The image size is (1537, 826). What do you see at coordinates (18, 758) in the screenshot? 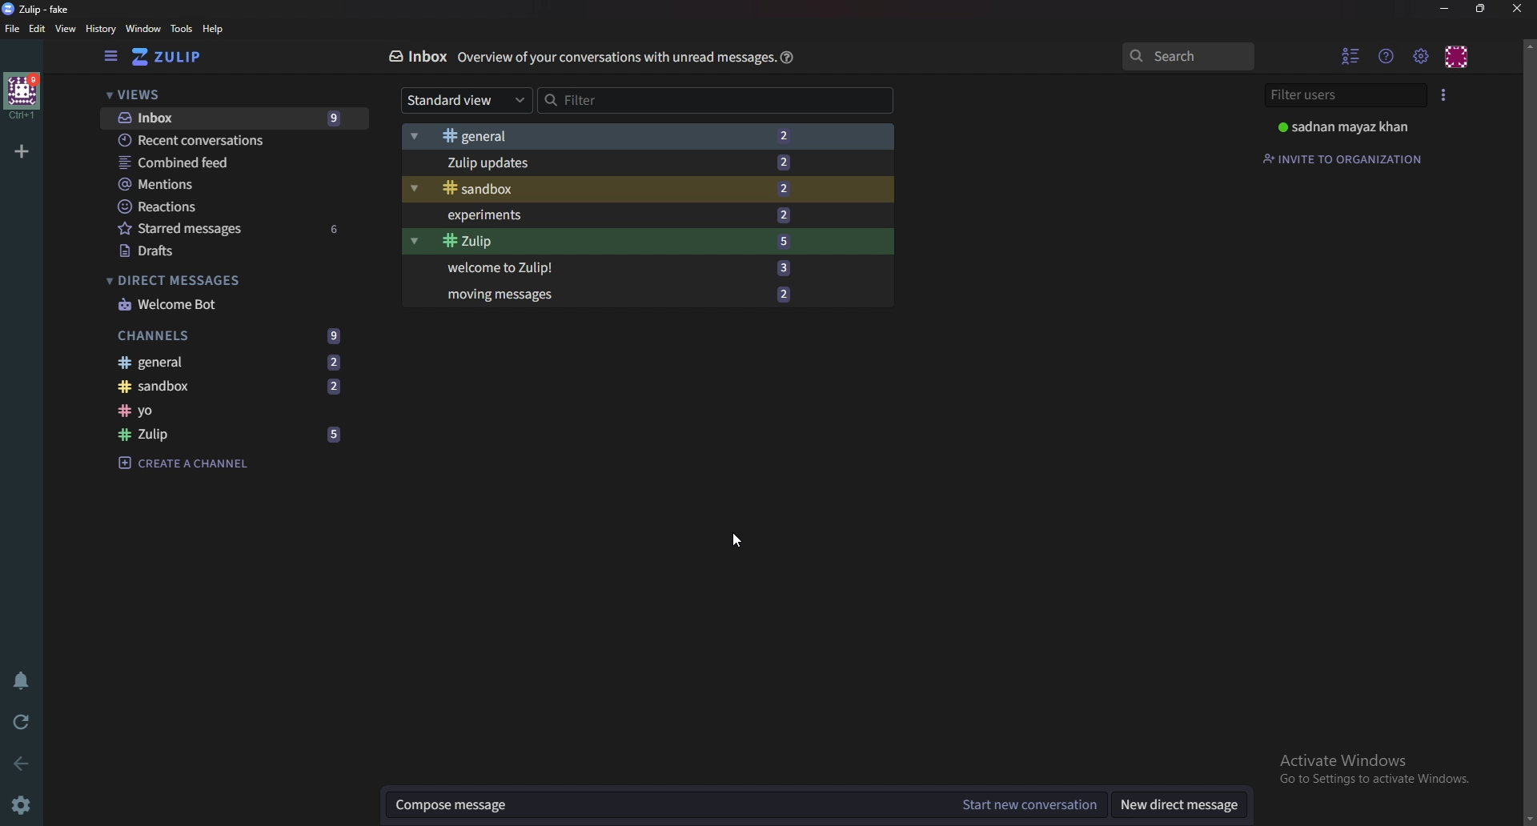
I see `Back` at bounding box center [18, 758].